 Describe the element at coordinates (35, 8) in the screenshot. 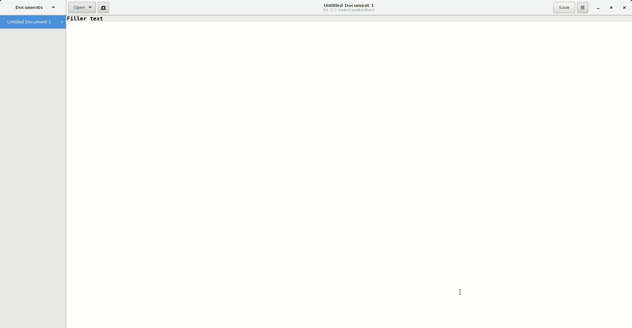

I see `Documents` at that location.